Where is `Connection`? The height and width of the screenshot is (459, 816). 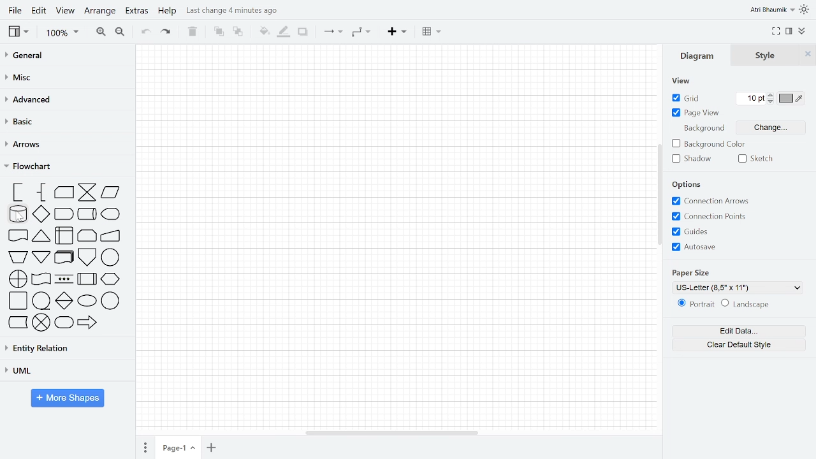 Connection is located at coordinates (333, 33).